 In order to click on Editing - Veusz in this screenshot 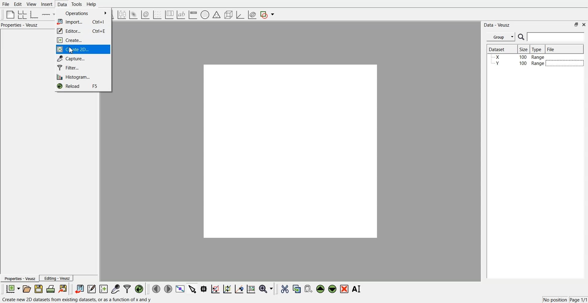, I will do `click(56, 278)`.